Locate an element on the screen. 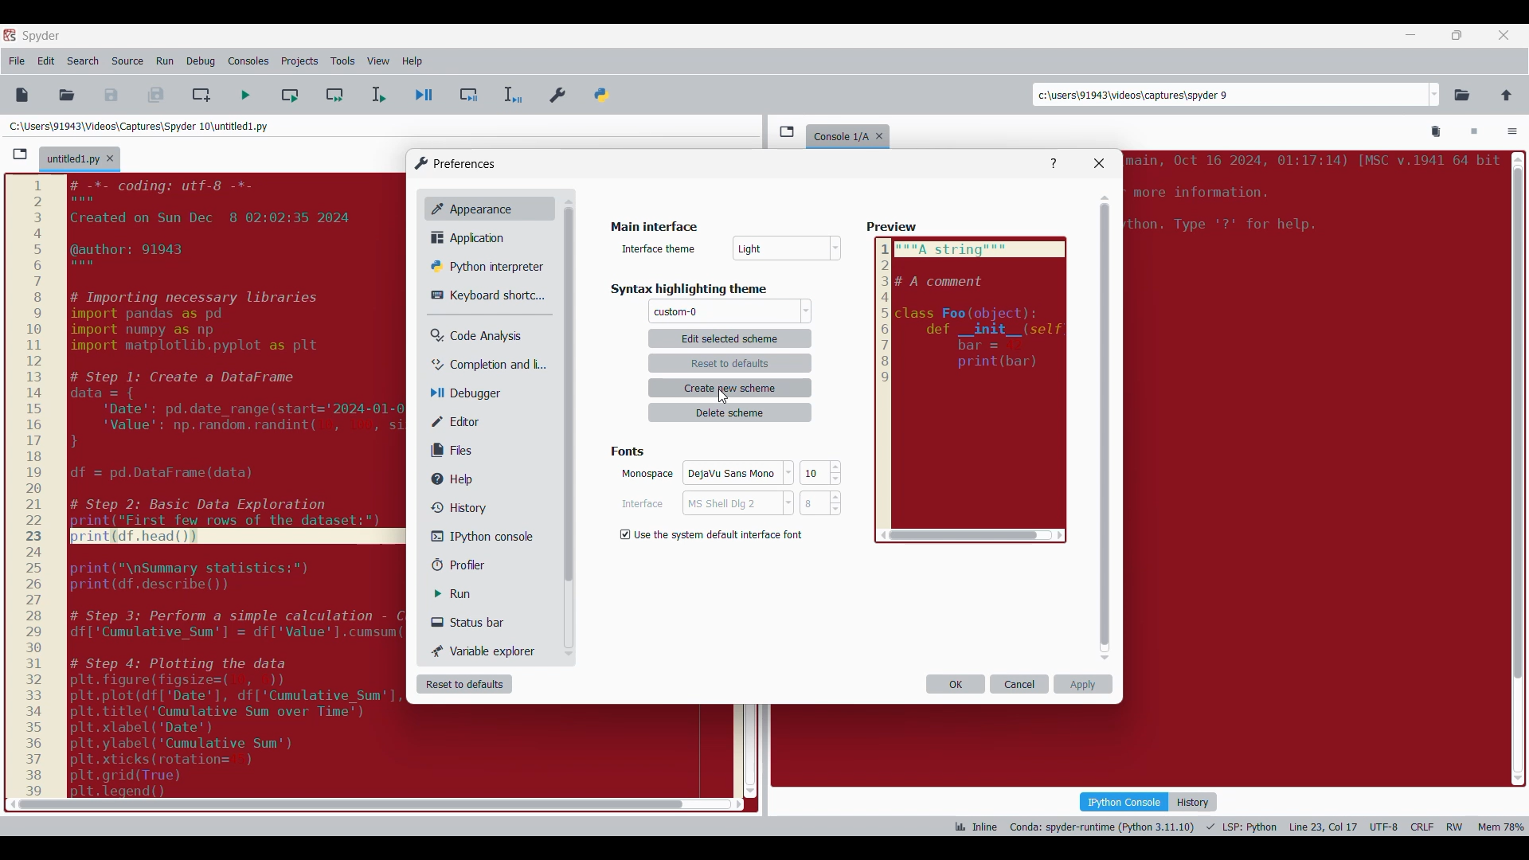 This screenshot has height=860, width=1529. Search menu is located at coordinates (84, 61).